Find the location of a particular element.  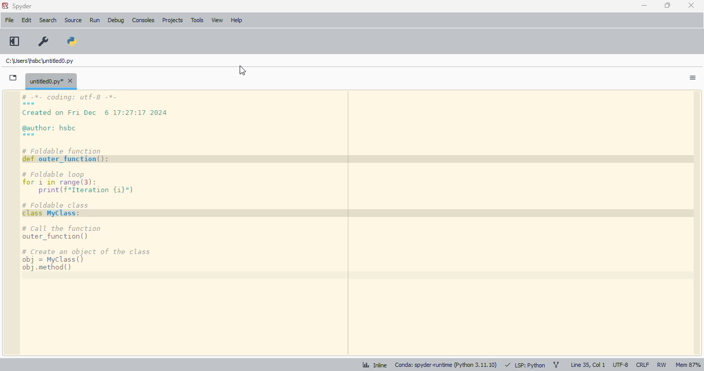

projects is located at coordinates (173, 21).